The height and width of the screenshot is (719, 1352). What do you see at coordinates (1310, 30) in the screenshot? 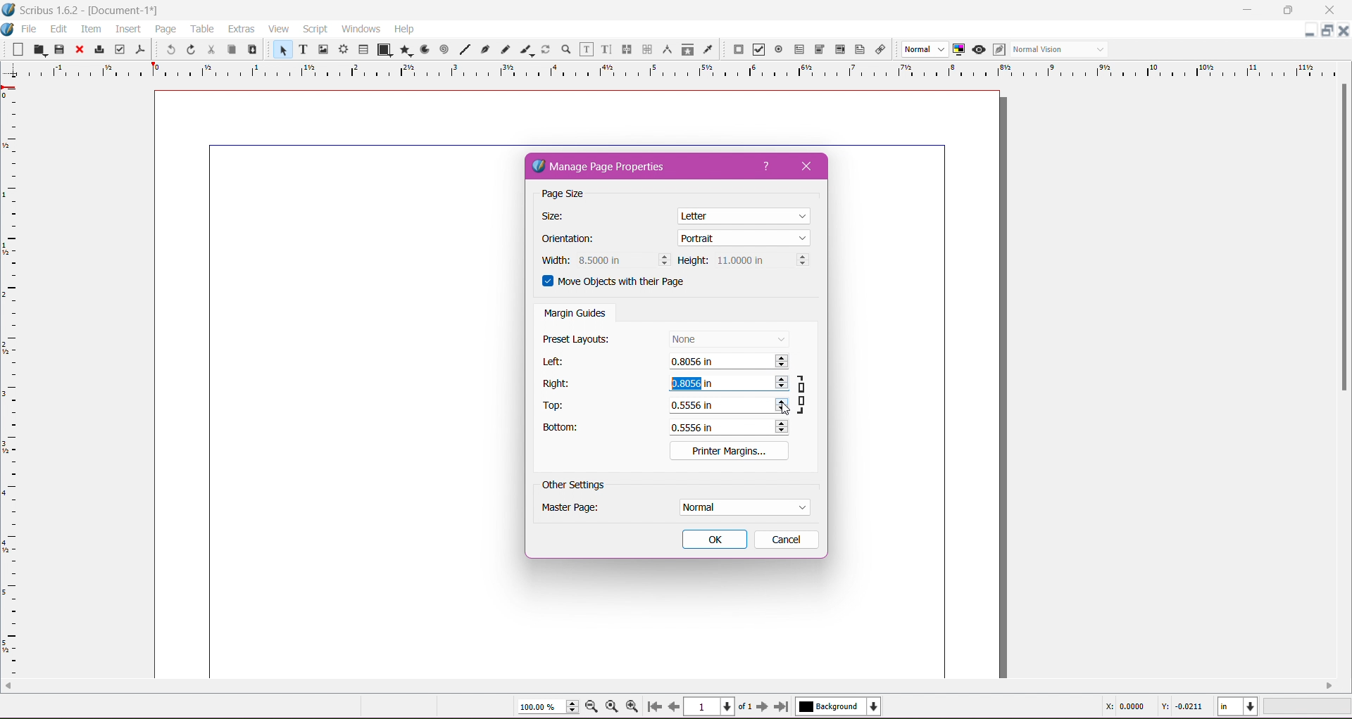
I see `Minimize Document` at bounding box center [1310, 30].